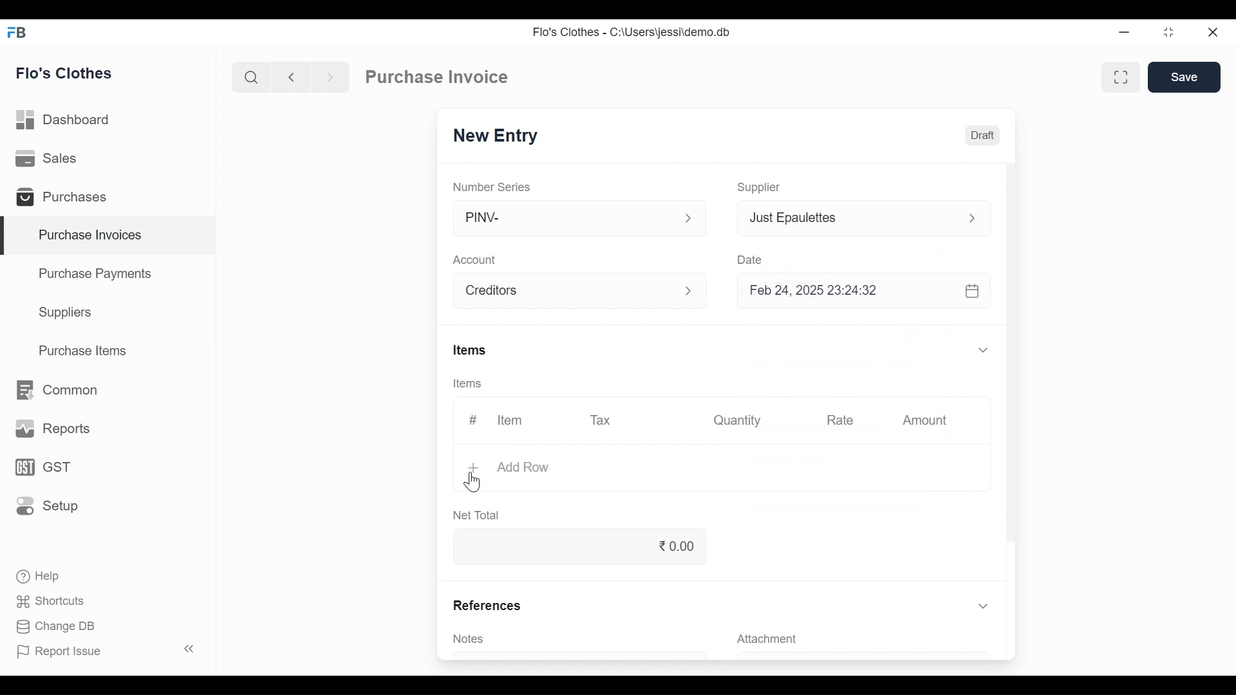 The width and height of the screenshot is (1236, 695). Describe the element at coordinates (66, 73) in the screenshot. I see `Flo's Clothes` at that location.